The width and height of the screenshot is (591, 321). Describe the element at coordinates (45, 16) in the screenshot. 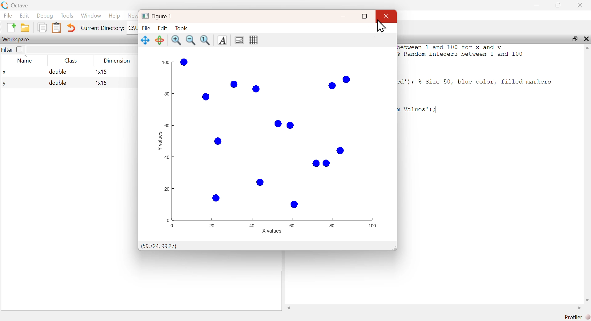

I see `Debug` at that location.